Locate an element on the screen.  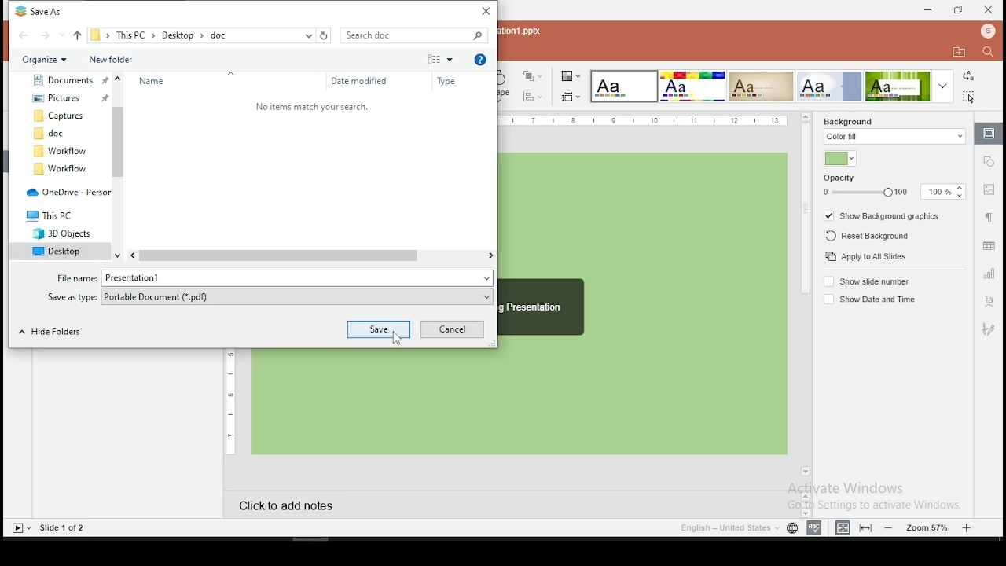
zoom in/zoom out is located at coordinates (929, 526).